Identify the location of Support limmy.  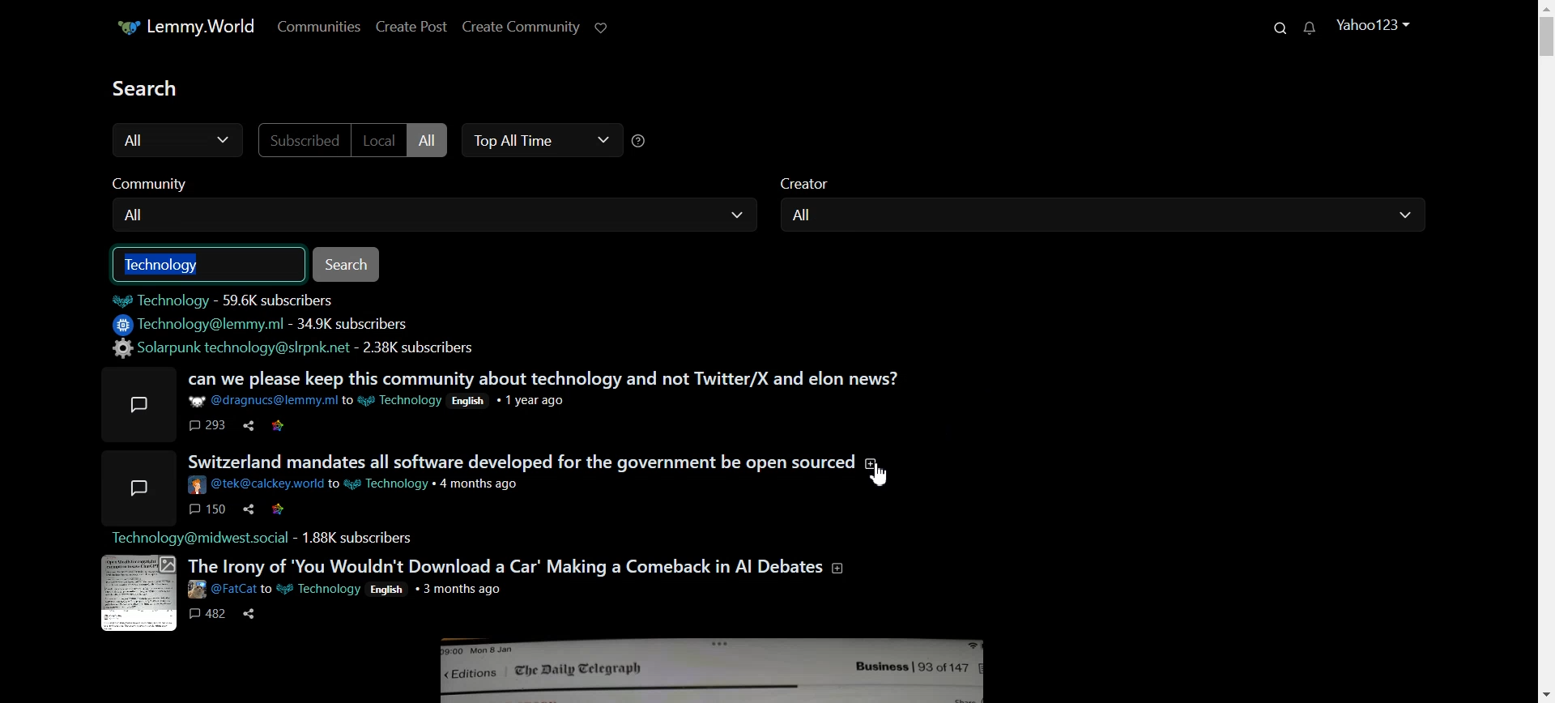
(607, 27).